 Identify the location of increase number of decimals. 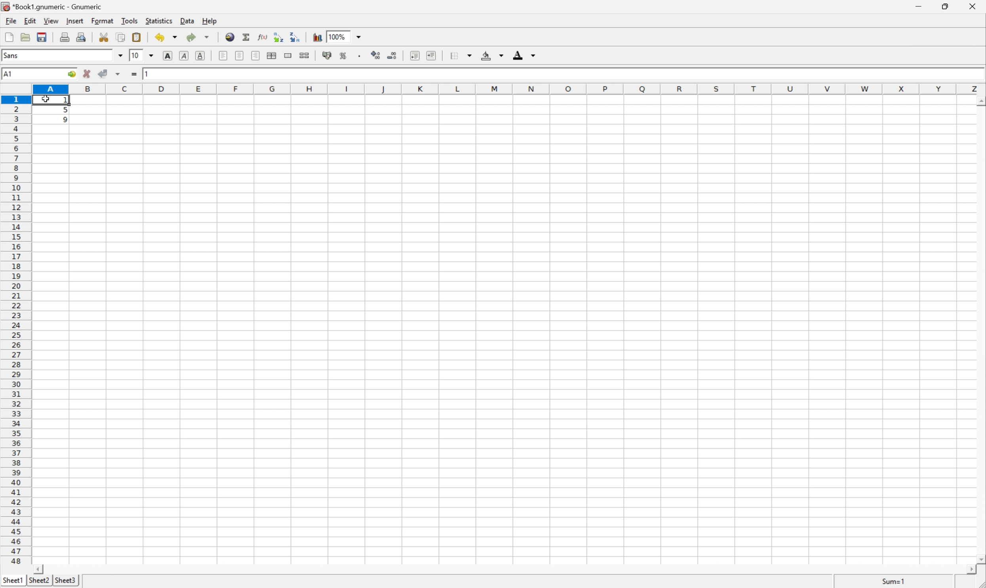
(376, 55).